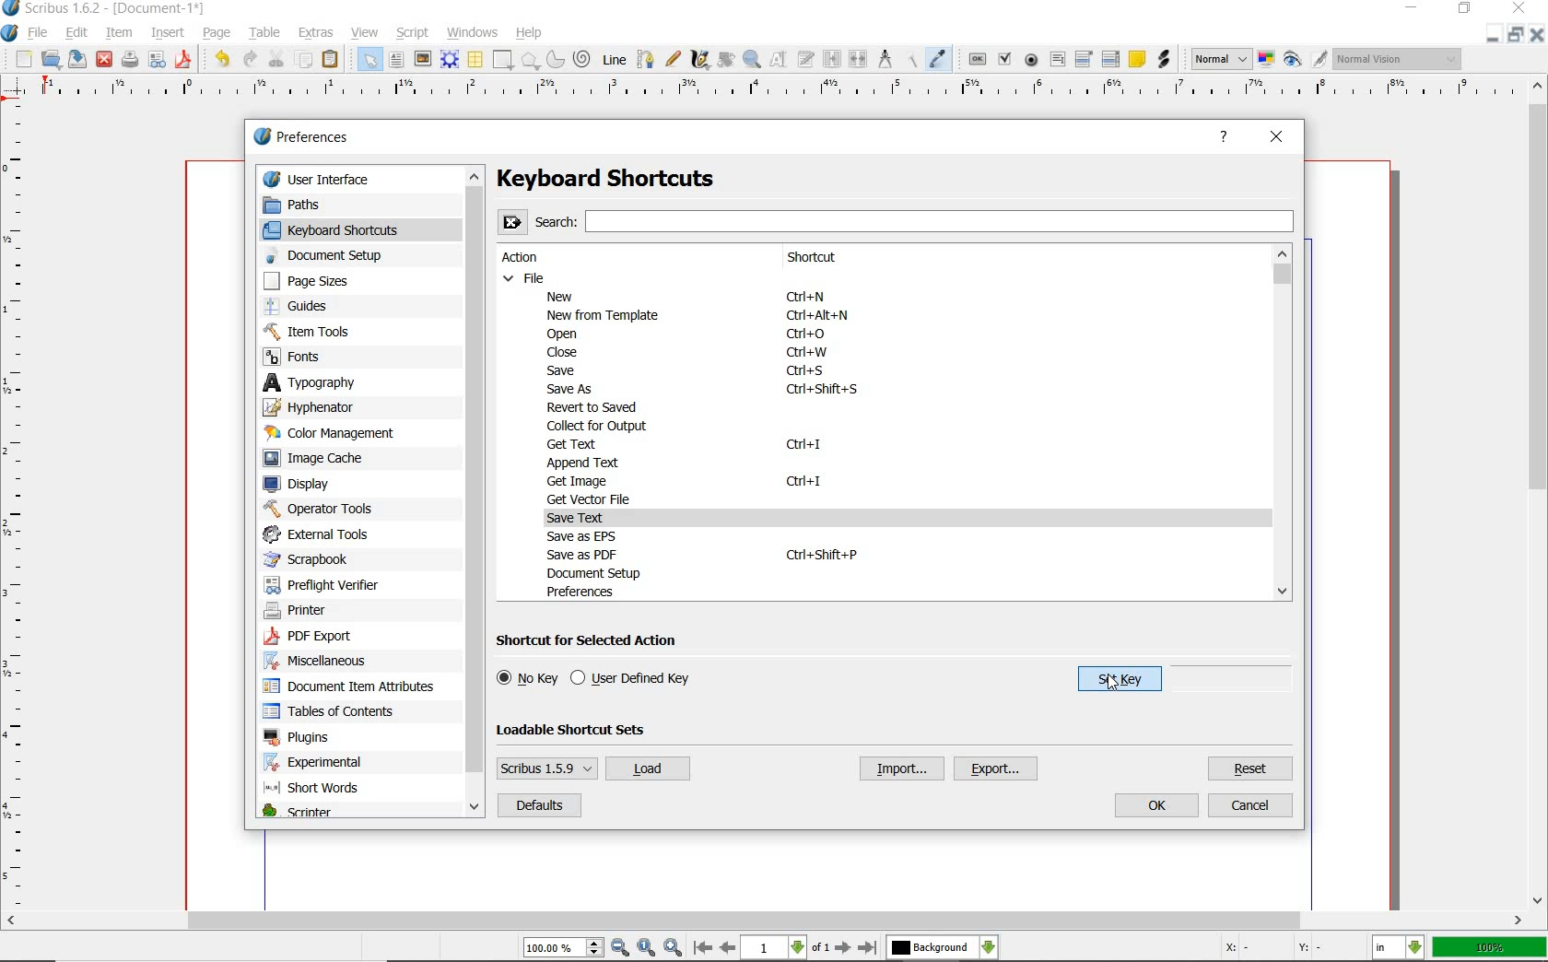  What do you see at coordinates (78, 32) in the screenshot?
I see `edit` at bounding box center [78, 32].